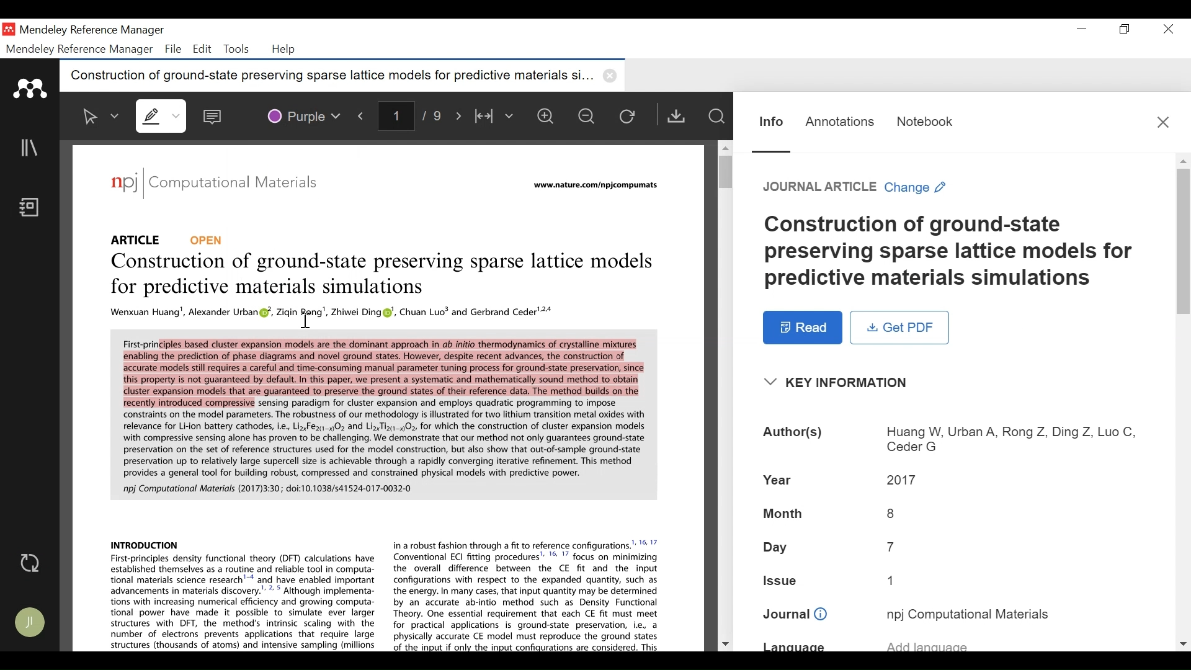  I want to click on Select Text, so click(98, 115).